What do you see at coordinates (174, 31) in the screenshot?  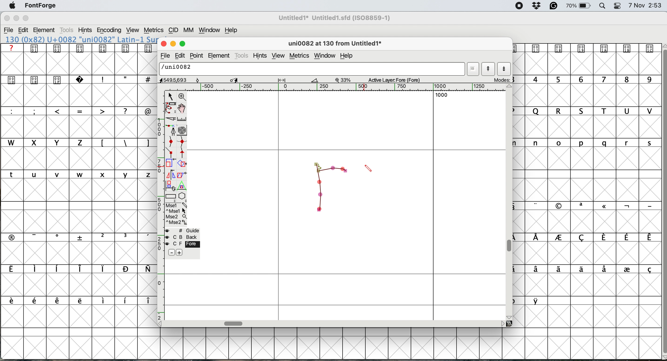 I see `cid` at bounding box center [174, 31].